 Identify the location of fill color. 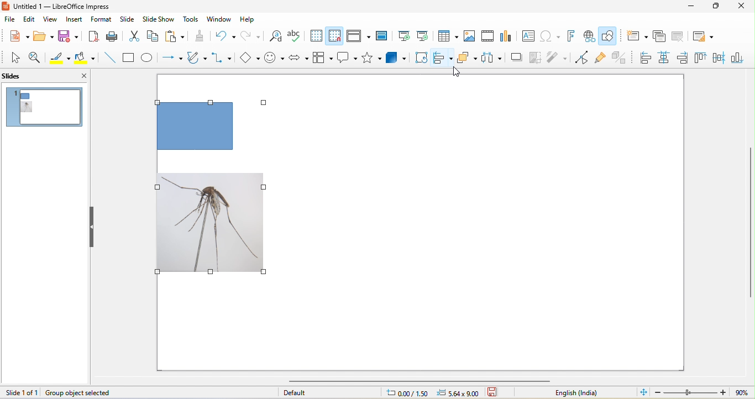
(87, 58).